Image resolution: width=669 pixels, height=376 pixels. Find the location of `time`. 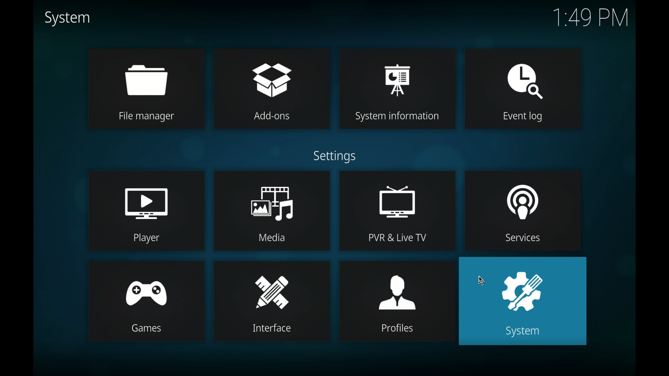

time is located at coordinates (590, 17).